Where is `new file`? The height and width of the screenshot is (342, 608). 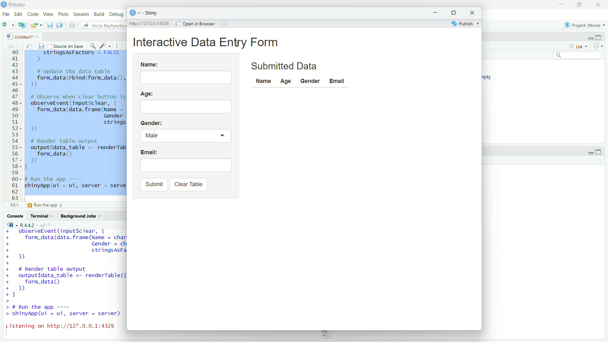
new file is located at coordinates (8, 25).